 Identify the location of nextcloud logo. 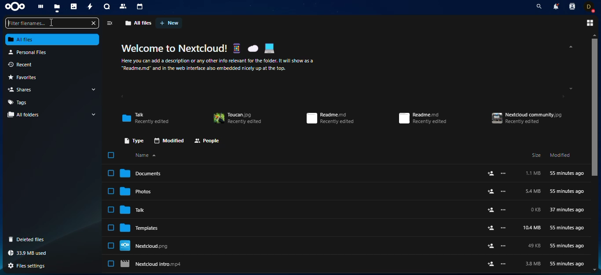
(15, 7).